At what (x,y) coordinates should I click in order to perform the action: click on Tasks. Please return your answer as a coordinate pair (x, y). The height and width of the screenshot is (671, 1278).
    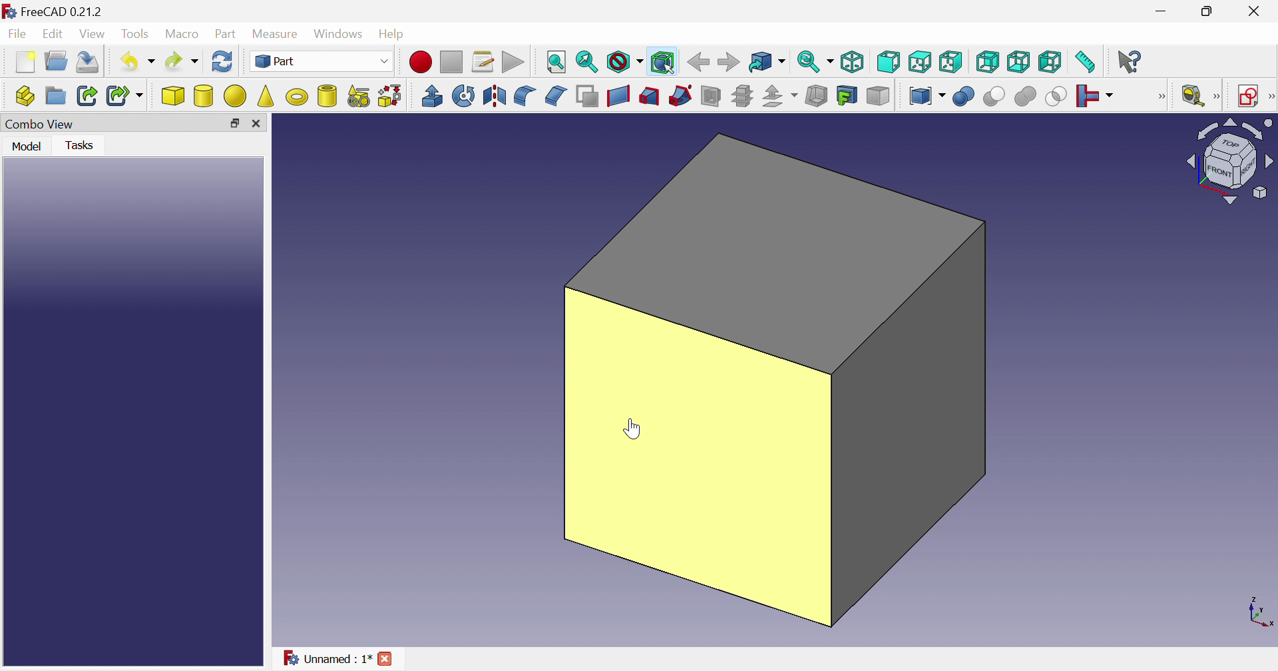
    Looking at the image, I should click on (84, 144).